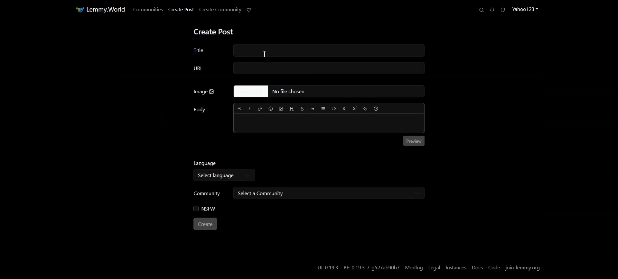 This screenshot has height=279, width=618. Describe the element at coordinates (147, 9) in the screenshot. I see `Communities` at that location.